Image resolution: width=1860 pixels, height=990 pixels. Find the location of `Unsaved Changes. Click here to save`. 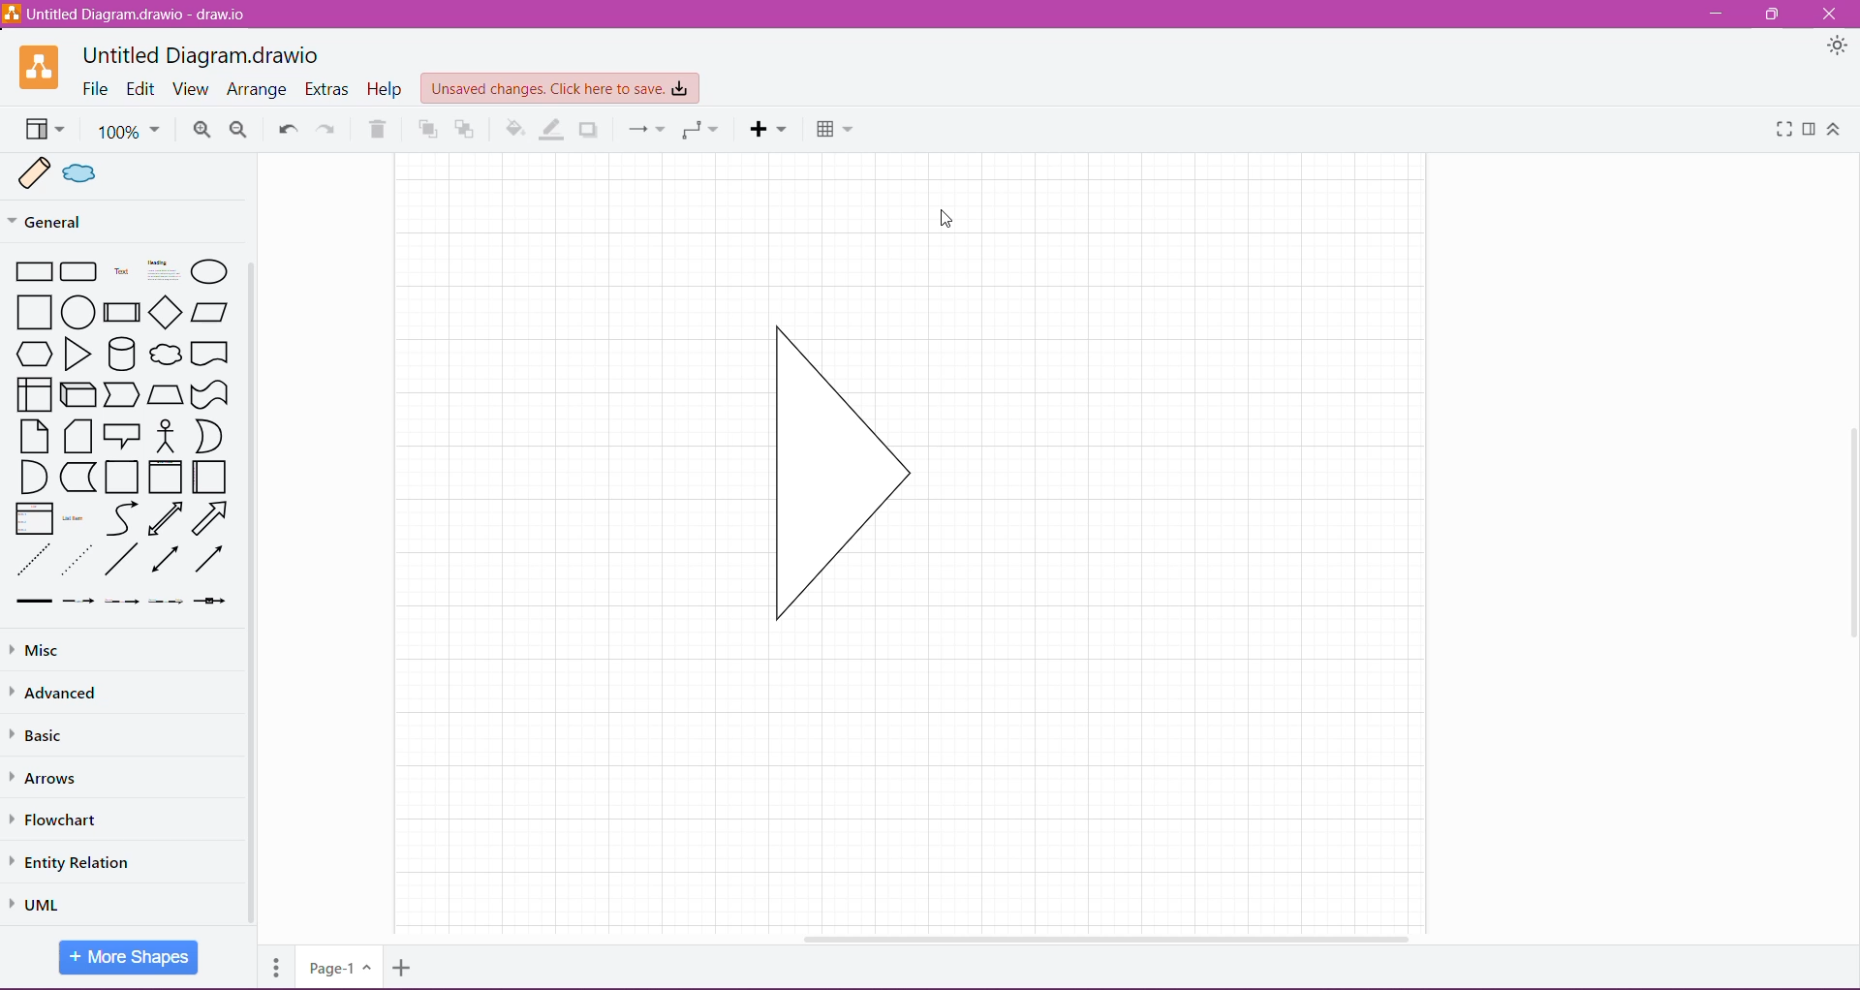

Unsaved Changes. Click here to save is located at coordinates (559, 88).